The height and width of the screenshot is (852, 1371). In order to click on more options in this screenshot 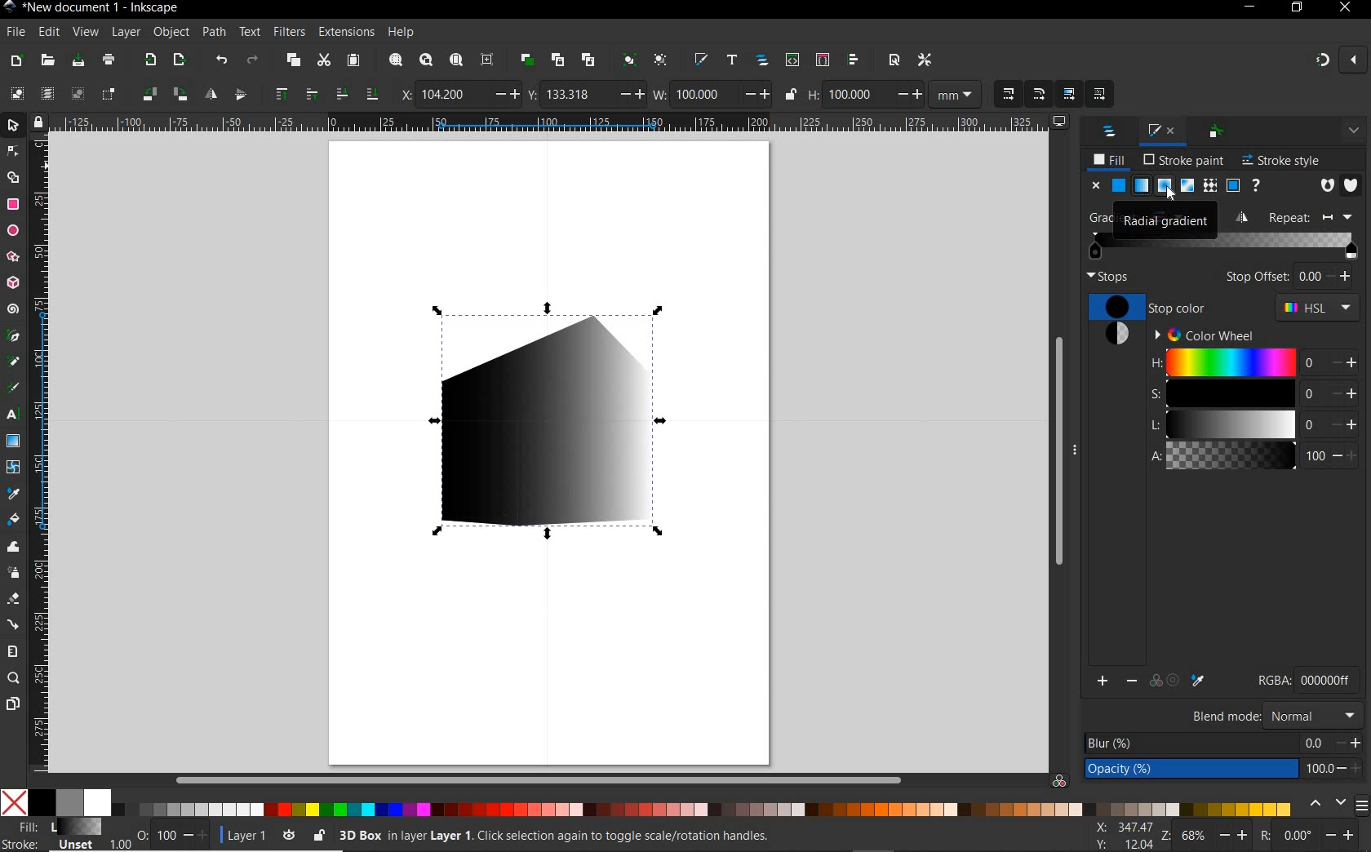, I will do `click(1076, 451)`.